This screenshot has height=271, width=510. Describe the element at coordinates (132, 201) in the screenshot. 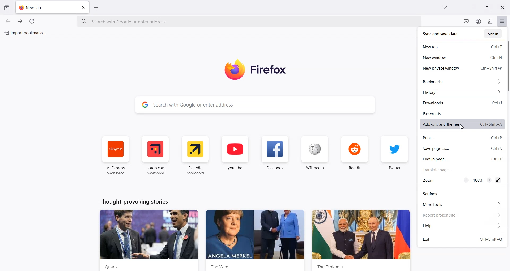

I see `Text` at that location.